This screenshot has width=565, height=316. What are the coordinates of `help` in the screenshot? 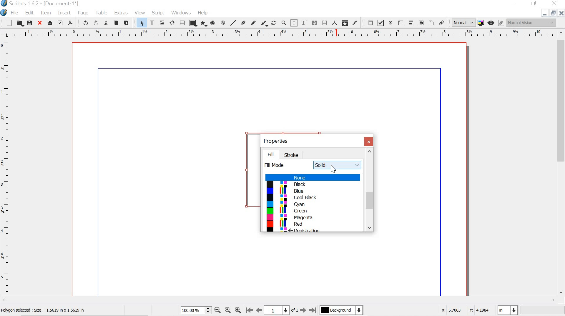 It's located at (202, 12).